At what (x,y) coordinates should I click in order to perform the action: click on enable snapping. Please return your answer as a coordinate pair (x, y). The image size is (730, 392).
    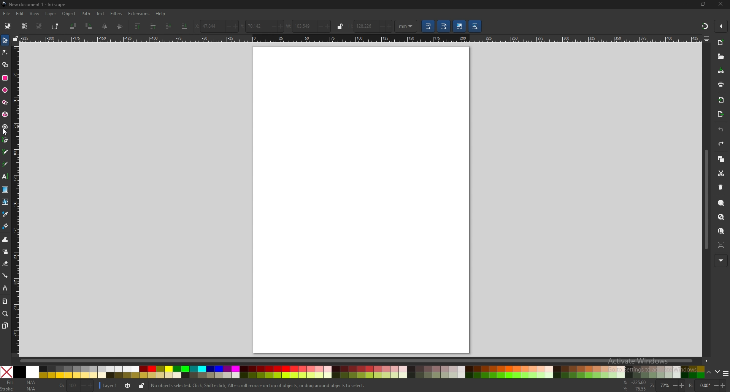
    Looking at the image, I should click on (720, 25).